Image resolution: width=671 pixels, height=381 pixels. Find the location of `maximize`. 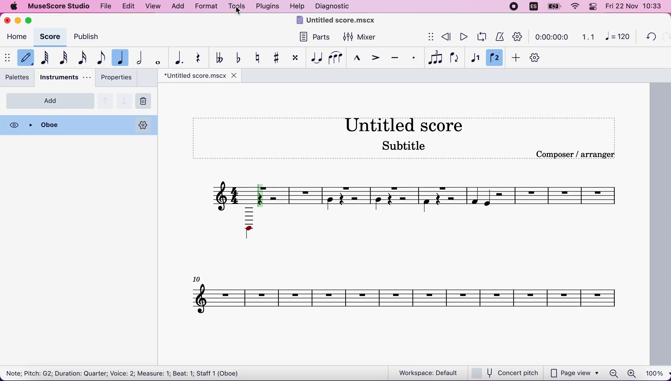

maximize is located at coordinates (31, 20).